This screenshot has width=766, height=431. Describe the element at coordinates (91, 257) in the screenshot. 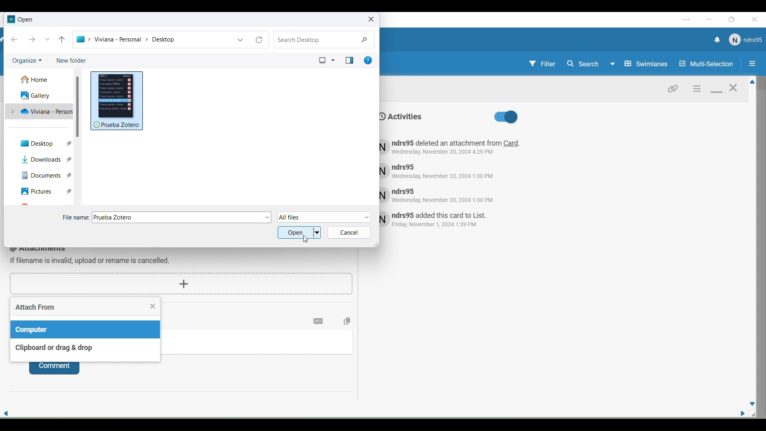

I see `Attachments` at that location.